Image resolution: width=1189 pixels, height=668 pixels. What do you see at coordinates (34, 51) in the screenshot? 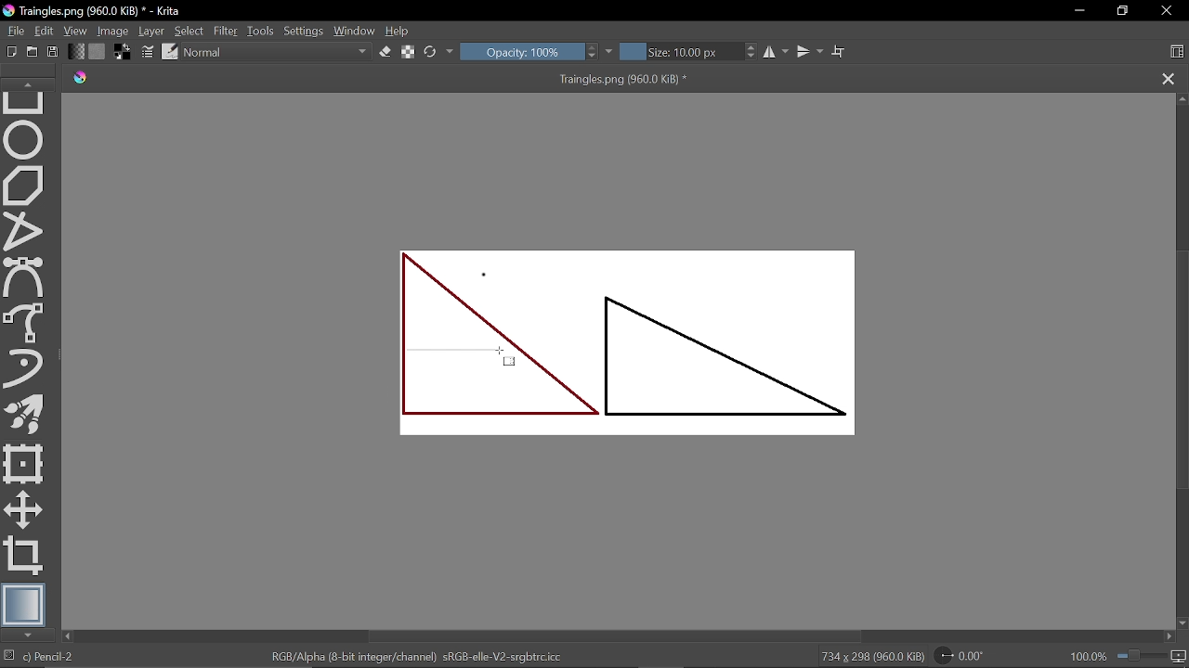
I see `Open document` at bounding box center [34, 51].